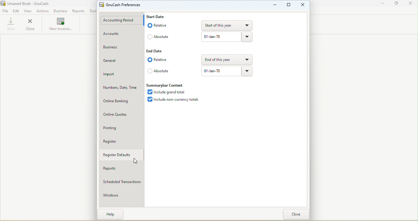  I want to click on Scheduled transactions, so click(121, 183).